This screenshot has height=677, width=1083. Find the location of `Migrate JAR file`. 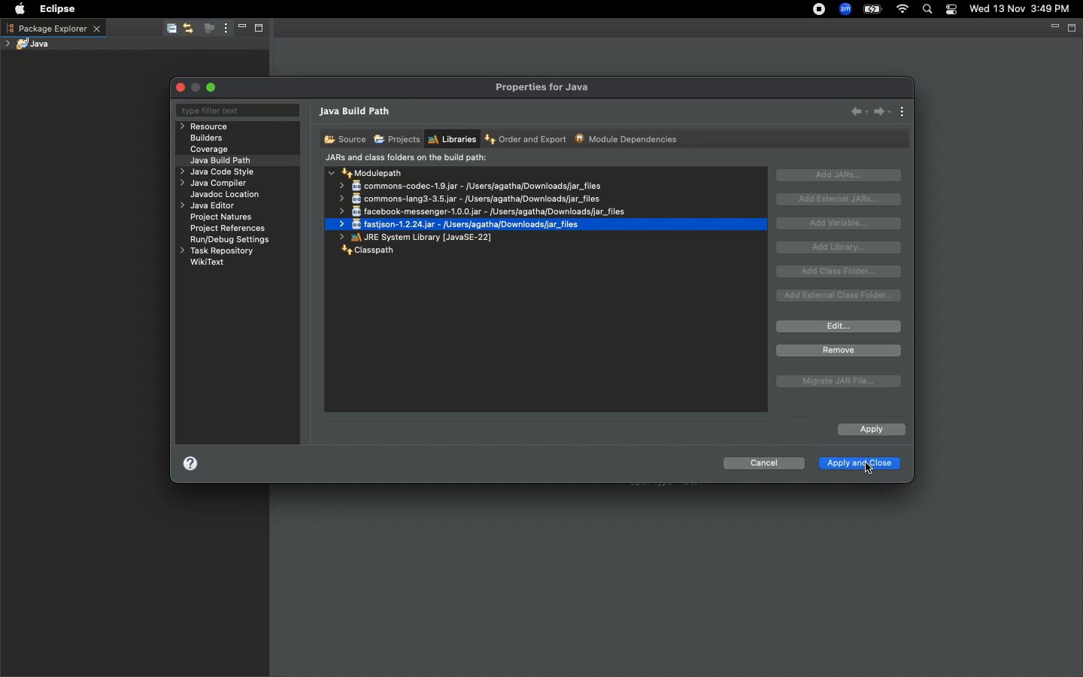

Migrate JAR file is located at coordinates (836, 382).